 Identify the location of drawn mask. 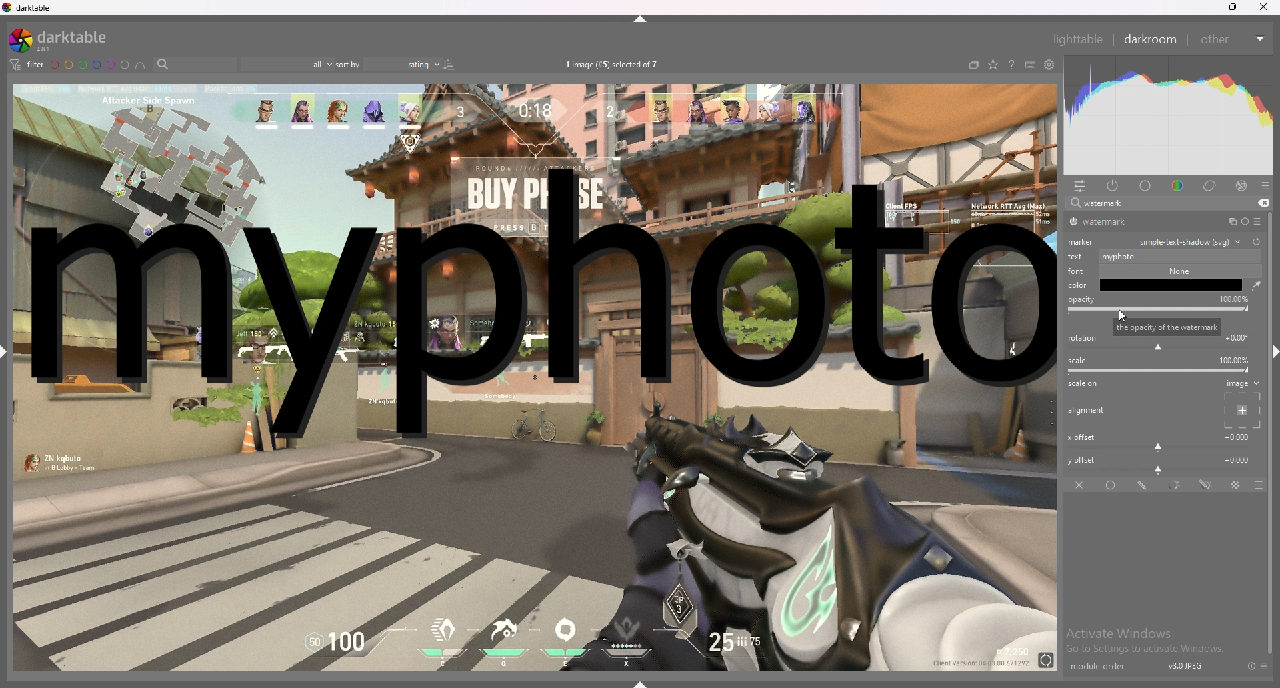
(1144, 485).